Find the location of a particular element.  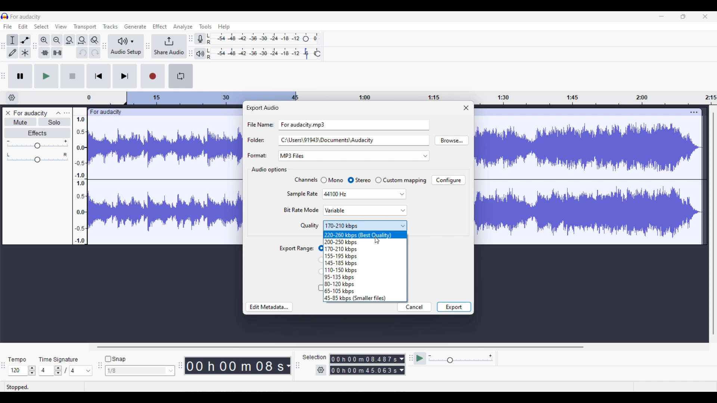

Current timestamp of track is located at coordinates (233, 365).